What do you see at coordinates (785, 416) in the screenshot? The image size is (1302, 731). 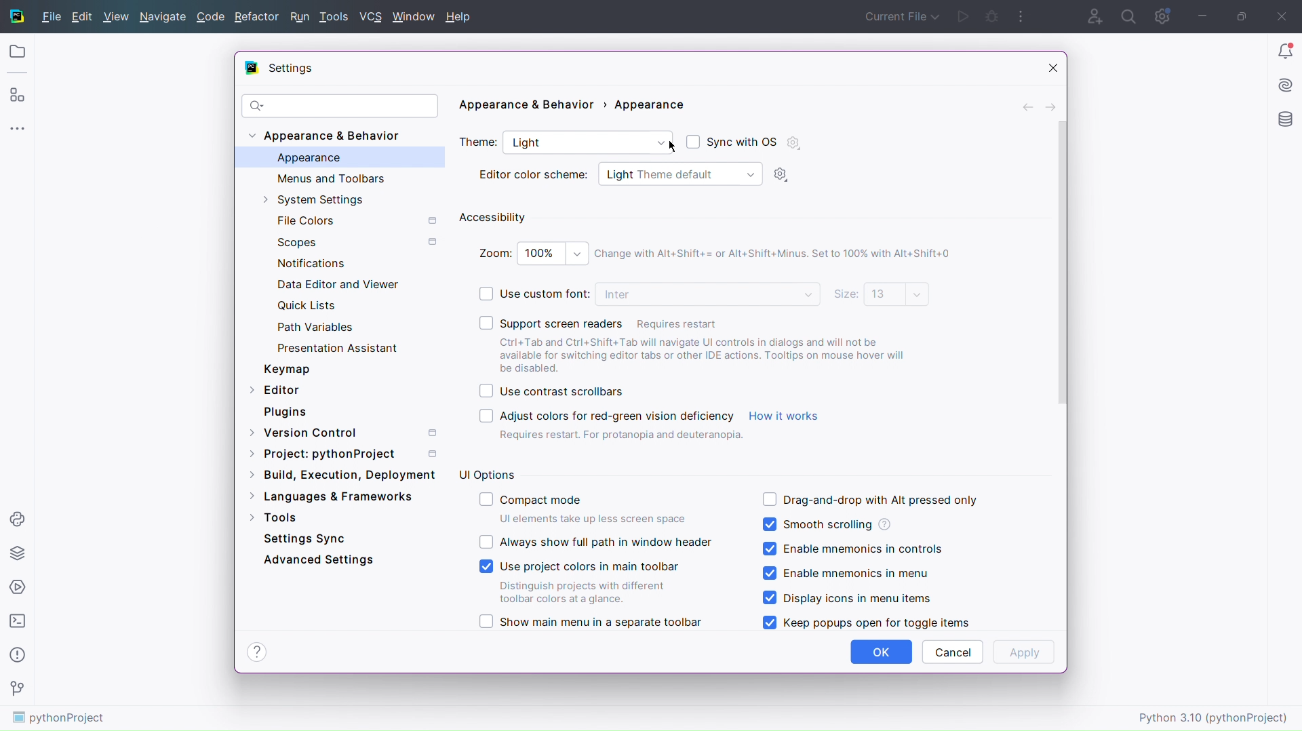 I see `how it works` at bounding box center [785, 416].